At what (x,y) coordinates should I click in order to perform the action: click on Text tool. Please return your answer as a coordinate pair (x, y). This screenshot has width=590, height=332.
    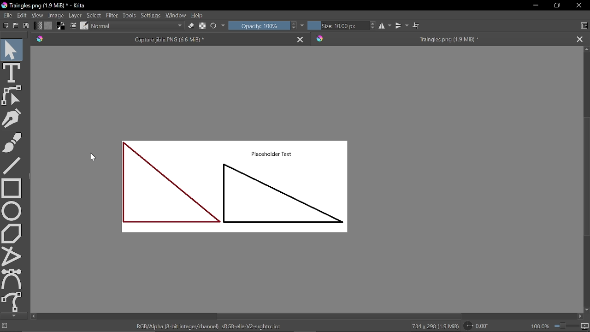
    Looking at the image, I should click on (12, 72).